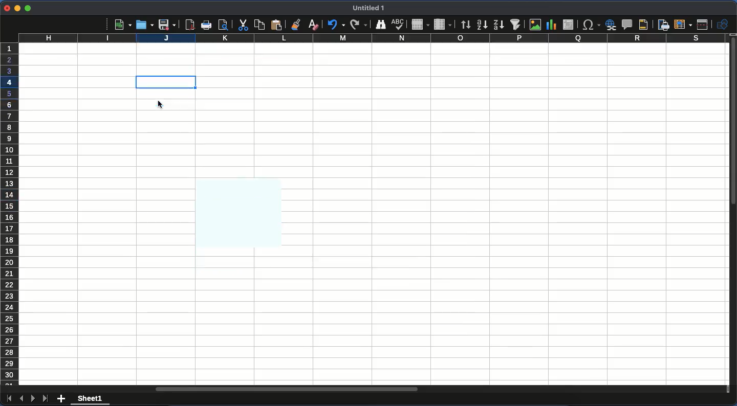 The height and width of the screenshot is (406, 737). Describe the element at coordinates (190, 25) in the screenshot. I see `pdf` at that location.